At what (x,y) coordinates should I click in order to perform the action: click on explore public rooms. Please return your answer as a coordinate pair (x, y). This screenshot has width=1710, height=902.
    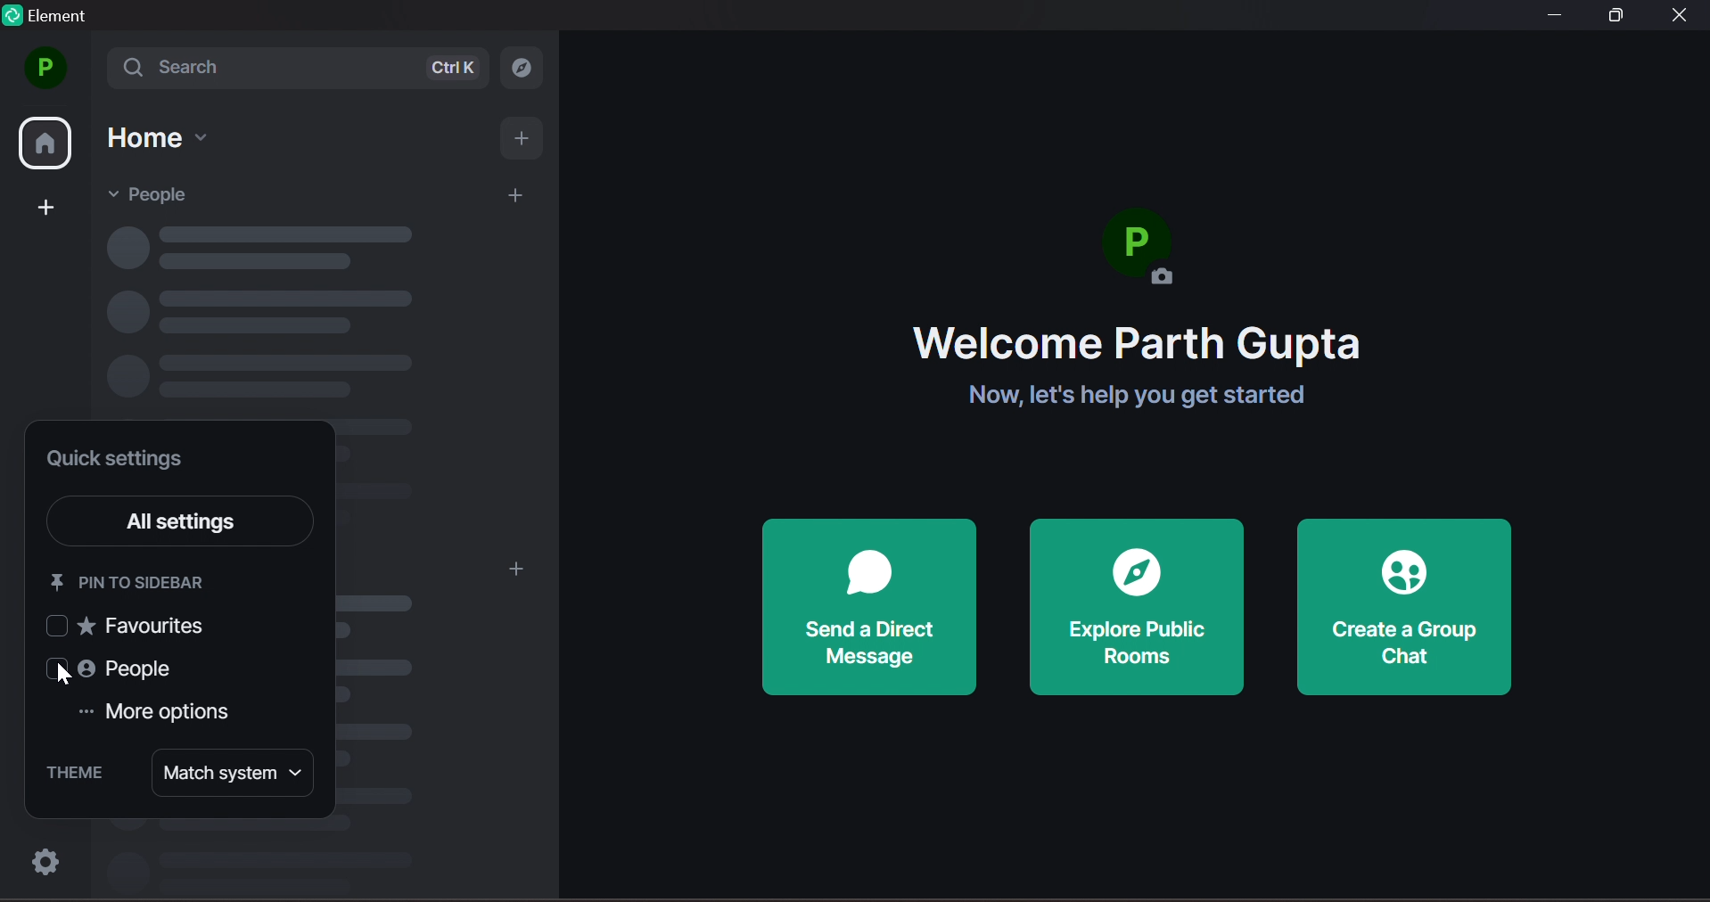
    Looking at the image, I should click on (1137, 607).